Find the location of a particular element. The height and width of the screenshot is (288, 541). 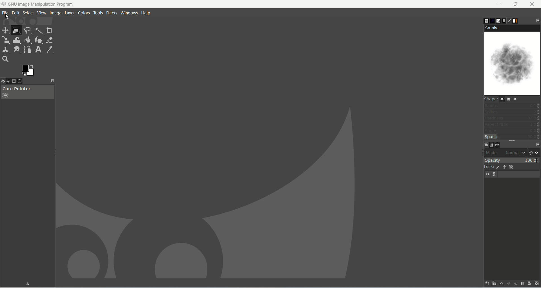

view is located at coordinates (41, 13).